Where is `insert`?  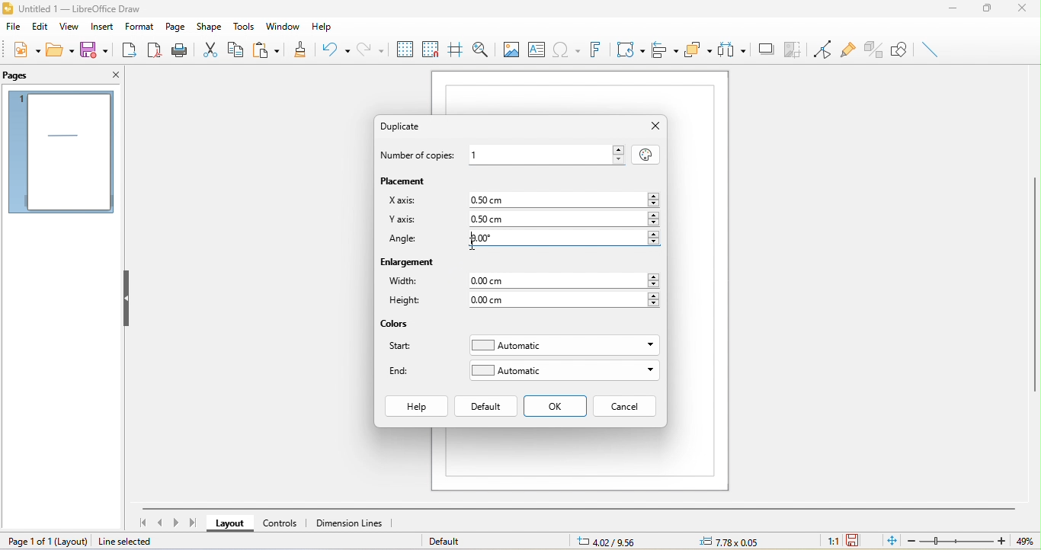
insert is located at coordinates (99, 28).